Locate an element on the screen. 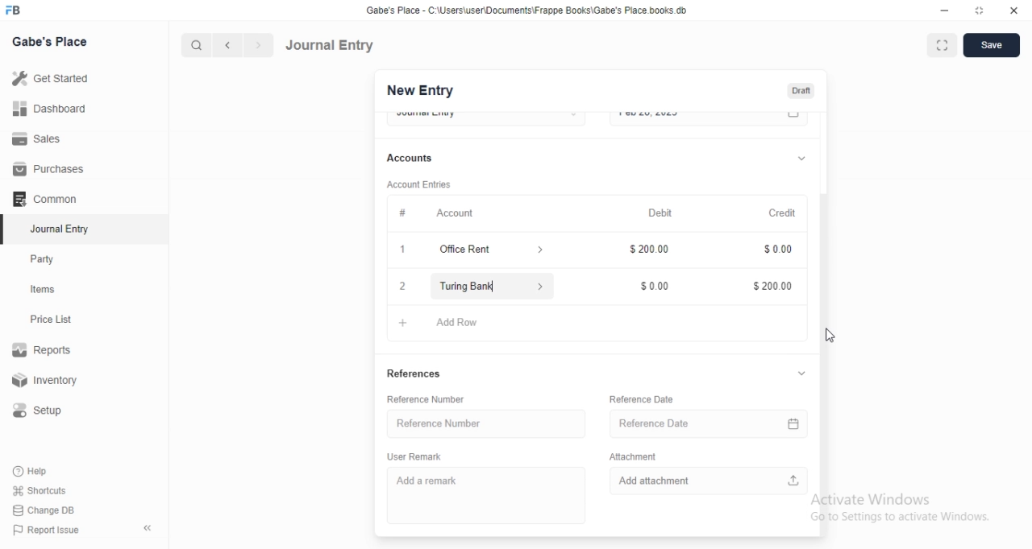 Image resolution: width=1032 pixels, height=549 pixels. Reference Date is located at coordinates (646, 396).